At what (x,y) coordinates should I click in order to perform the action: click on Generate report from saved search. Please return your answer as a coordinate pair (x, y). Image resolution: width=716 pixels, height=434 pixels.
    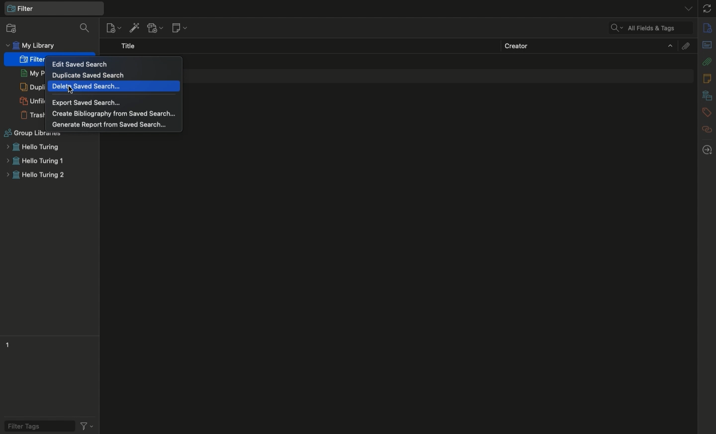
    Looking at the image, I should click on (111, 125).